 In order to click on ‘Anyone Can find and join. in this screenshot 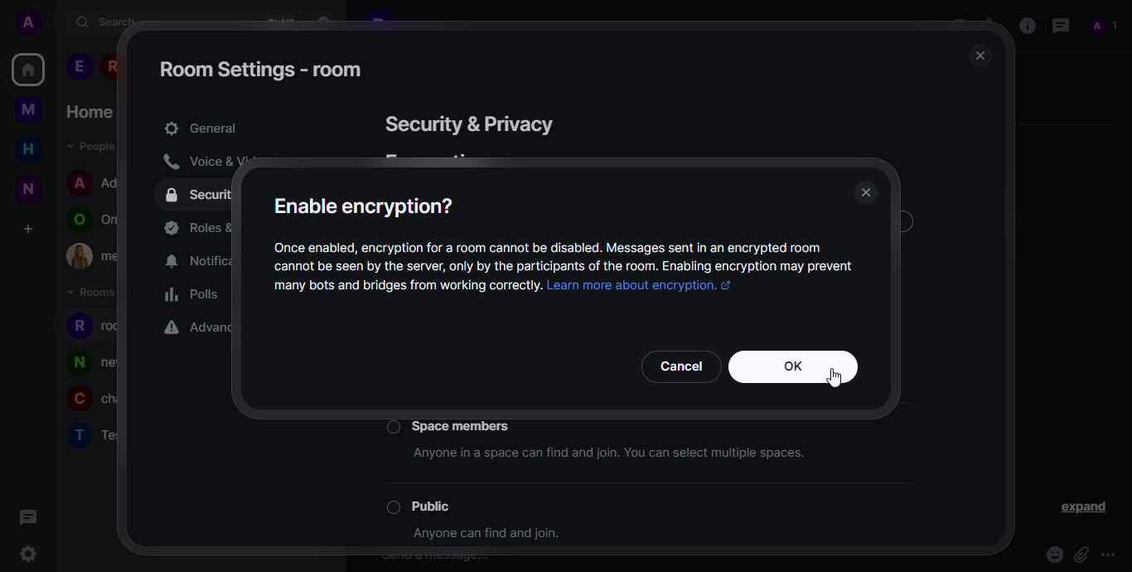, I will do `click(491, 536)`.